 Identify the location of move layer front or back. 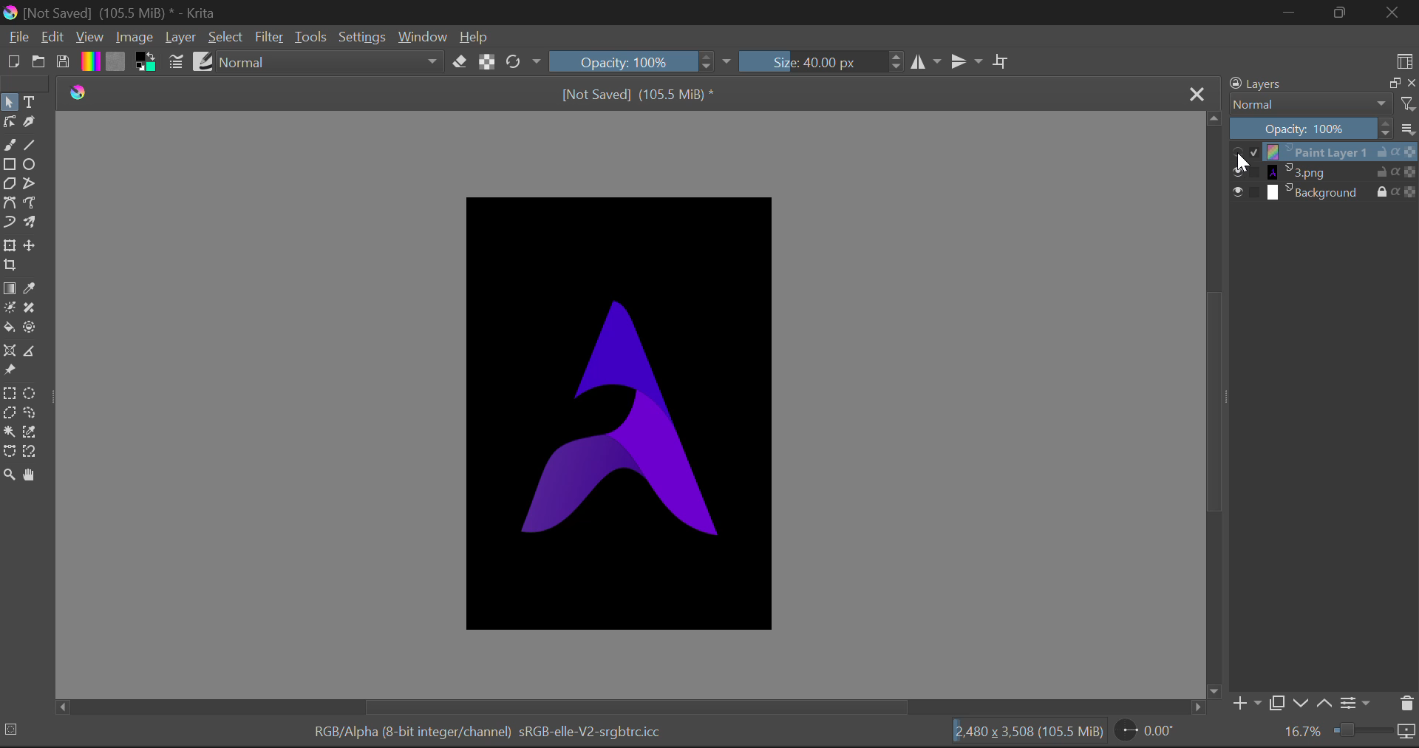
(1316, 704).